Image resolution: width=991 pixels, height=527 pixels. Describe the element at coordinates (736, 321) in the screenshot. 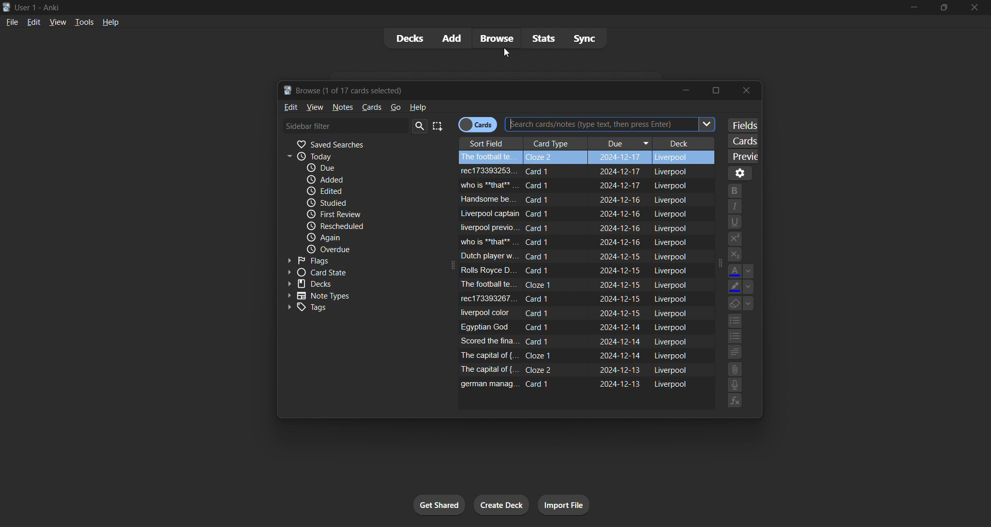

I see `points` at that location.